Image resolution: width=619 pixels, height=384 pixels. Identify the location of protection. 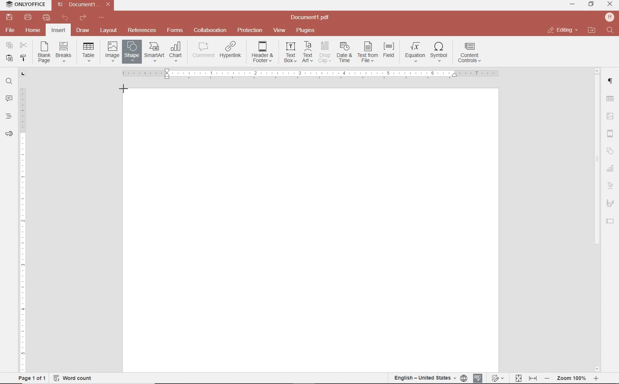
(250, 31).